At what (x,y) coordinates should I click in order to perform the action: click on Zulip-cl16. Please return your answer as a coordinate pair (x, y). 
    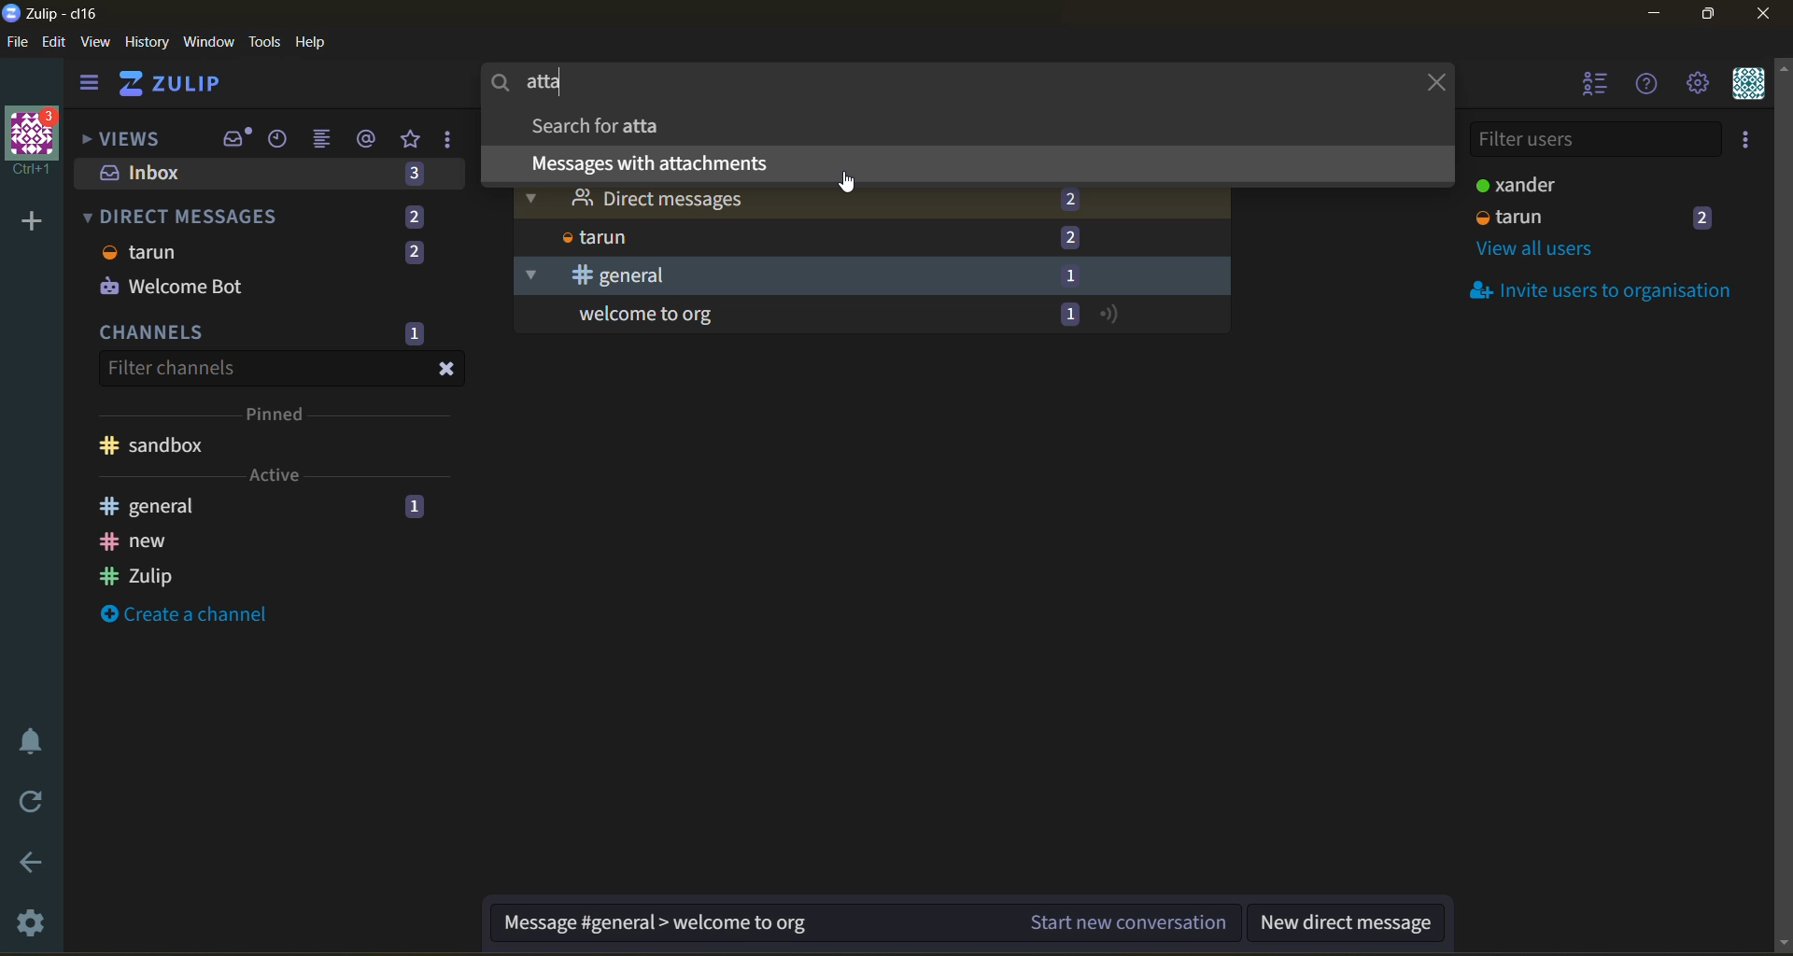
    Looking at the image, I should click on (55, 12).